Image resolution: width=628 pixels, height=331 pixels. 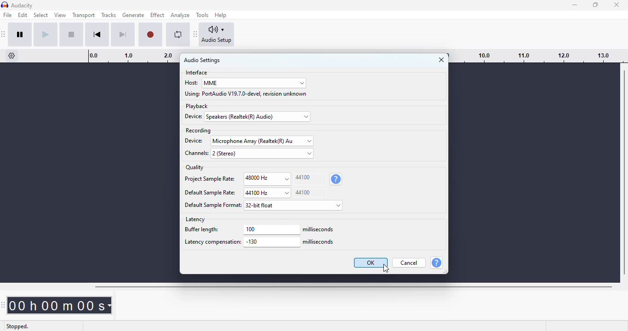 What do you see at coordinates (97, 34) in the screenshot?
I see `skip to start` at bounding box center [97, 34].